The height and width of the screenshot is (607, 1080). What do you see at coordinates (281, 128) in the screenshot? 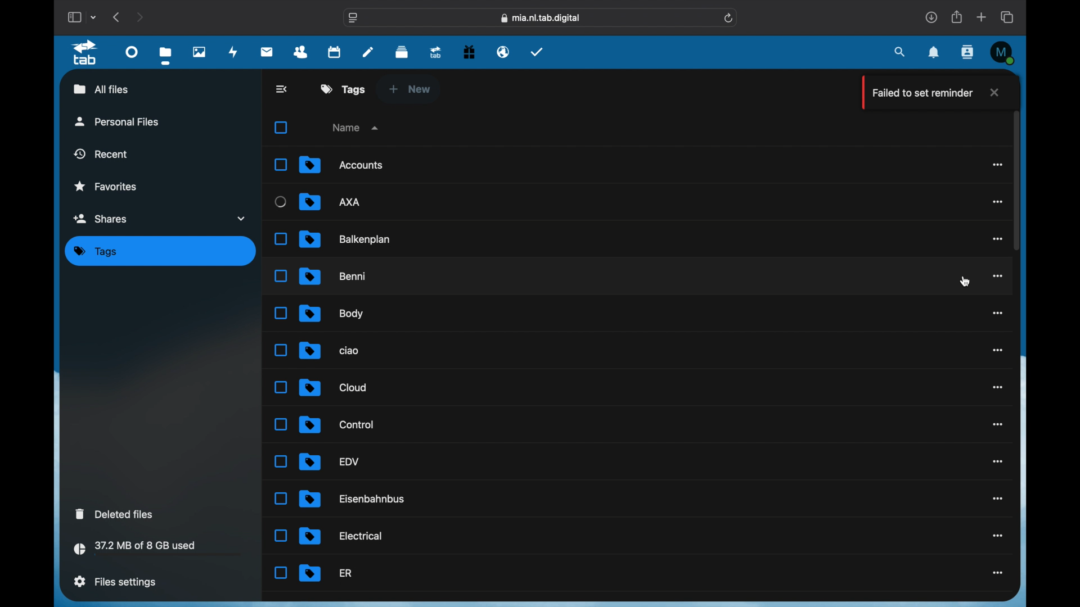
I see `Select all checkbox` at bounding box center [281, 128].